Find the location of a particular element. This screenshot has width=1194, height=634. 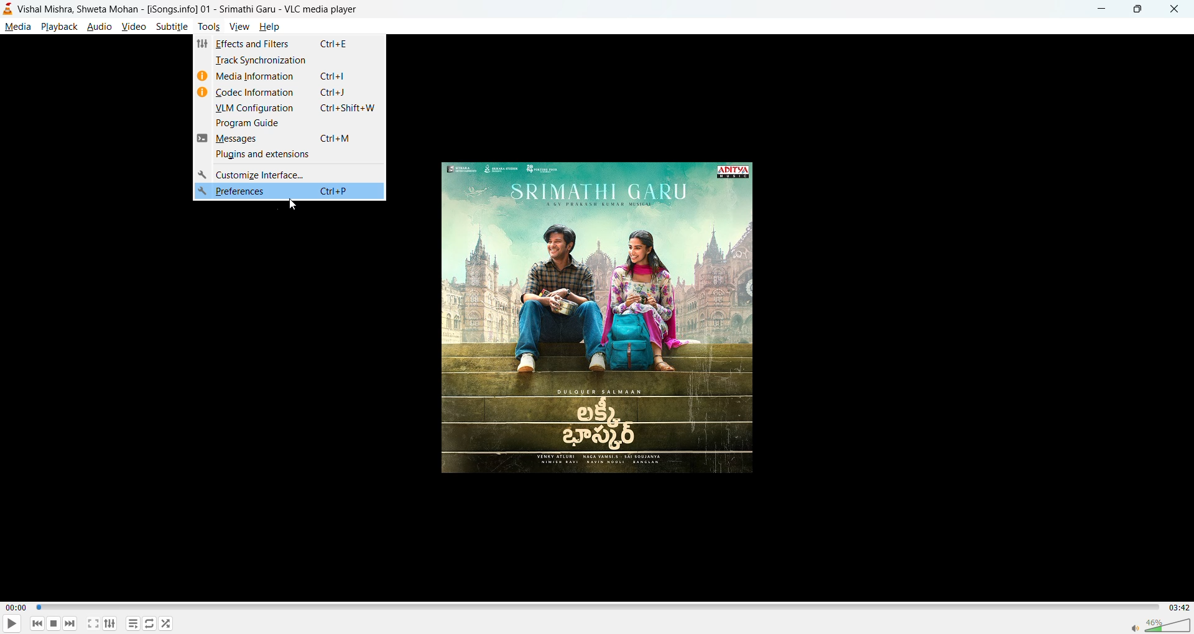

program guide is located at coordinates (251, 124).